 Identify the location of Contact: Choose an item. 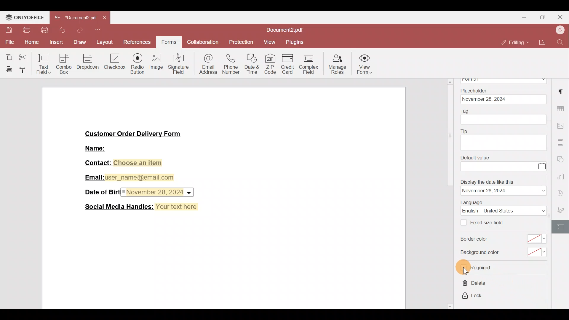
(124, 163).